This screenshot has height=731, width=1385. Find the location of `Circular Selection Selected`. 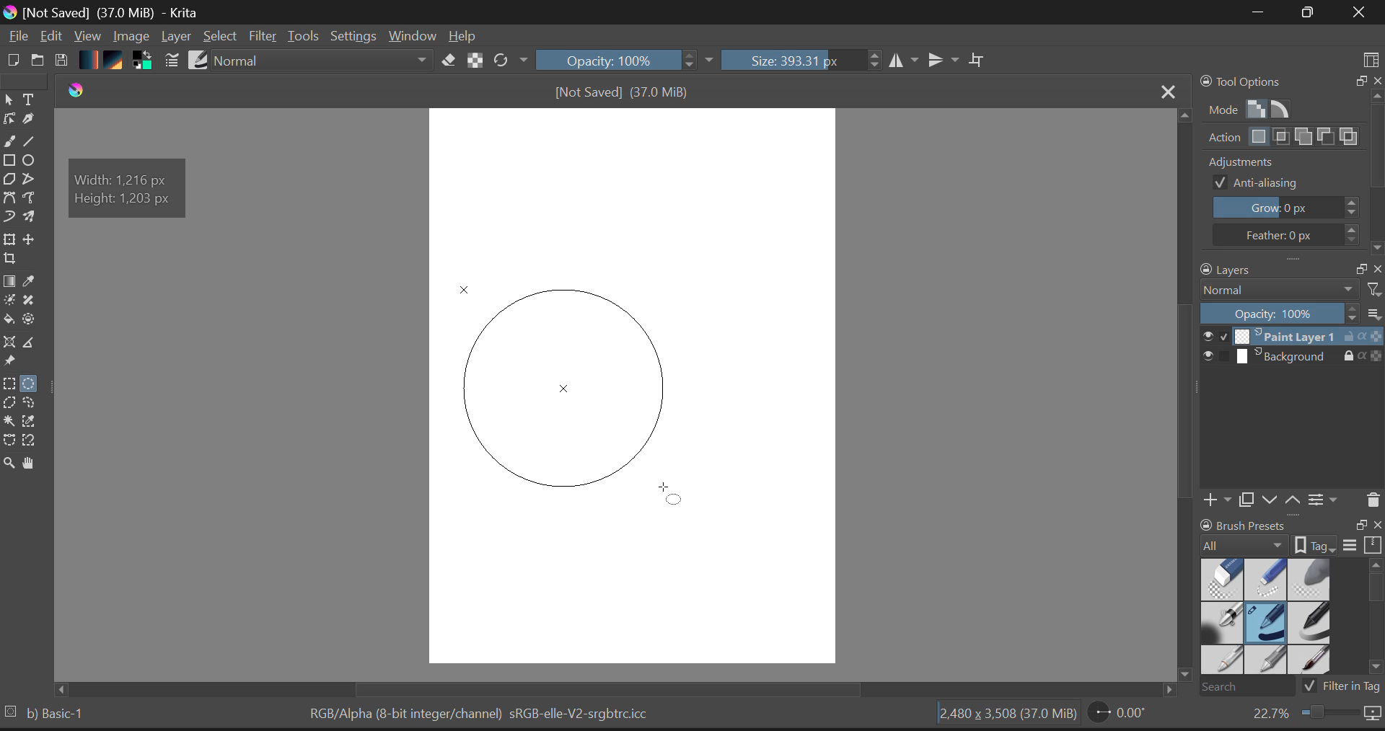

Circular Selection Selected is located at coordinates (31, 381).